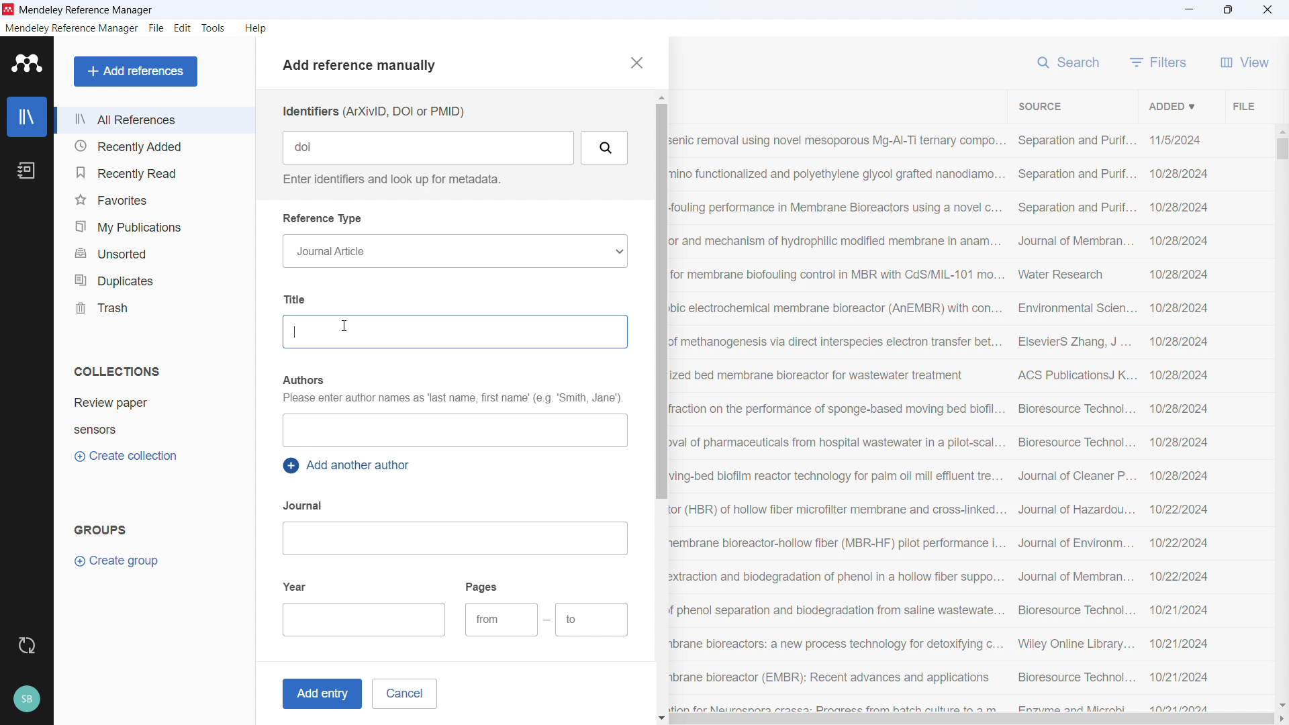 The height and width of the screenshot is (725, 1289). I want to click on Notebook , so click(26, 171).